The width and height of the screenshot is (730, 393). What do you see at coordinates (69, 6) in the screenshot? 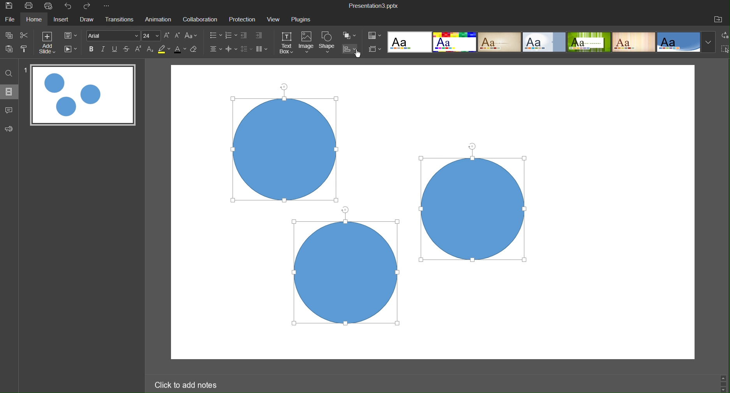
I see `Undo` at bounding box center [69, 6].